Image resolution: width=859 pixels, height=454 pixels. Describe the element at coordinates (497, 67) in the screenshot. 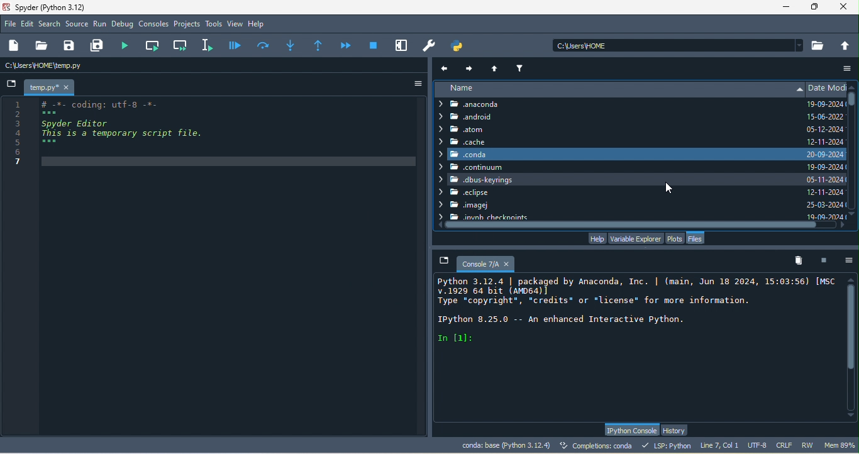

I see `parent` at that location.